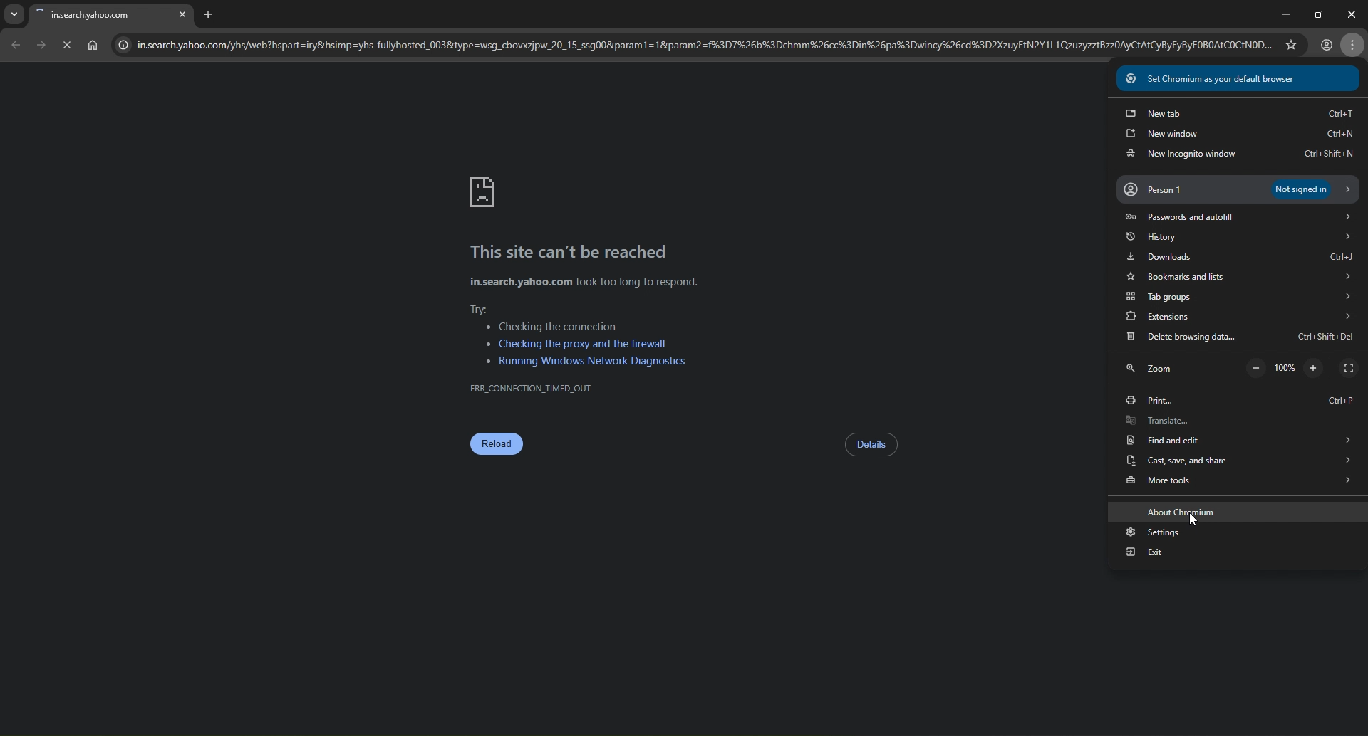  What do you see at coordinates (1285, 366) in the screenshot?
I see `current zoom level` at bounding box center [1285, 366].